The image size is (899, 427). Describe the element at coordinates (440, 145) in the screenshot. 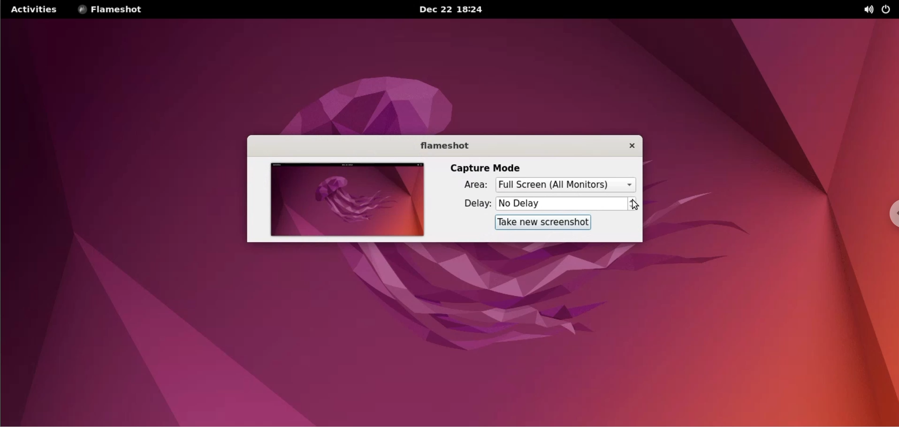

I see `flameshot` at that location.